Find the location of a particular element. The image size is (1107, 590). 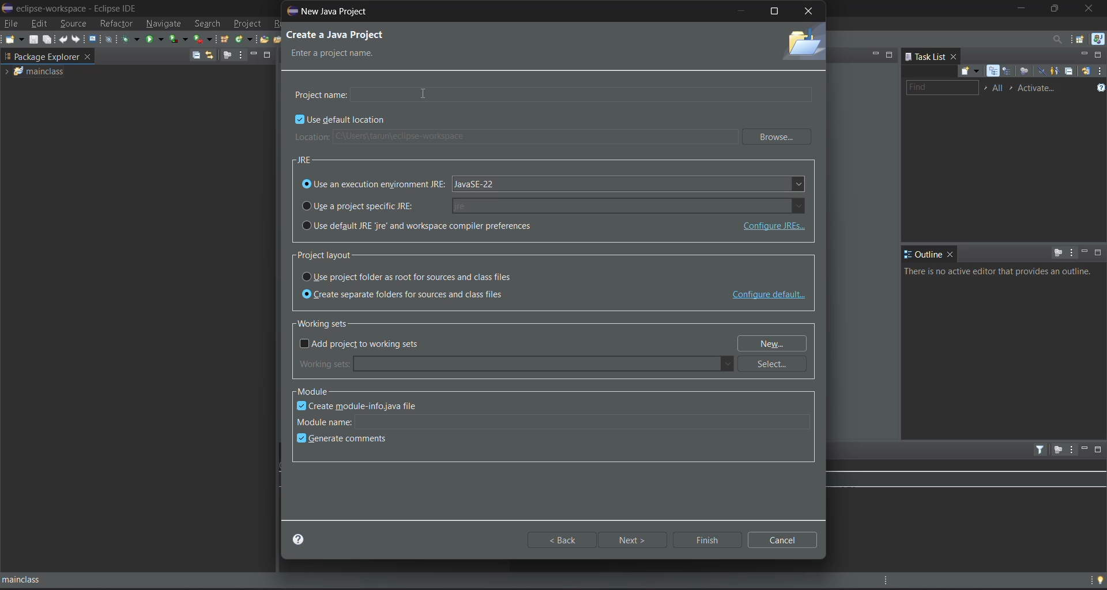

mainclass is located at coordinates (50, 71).